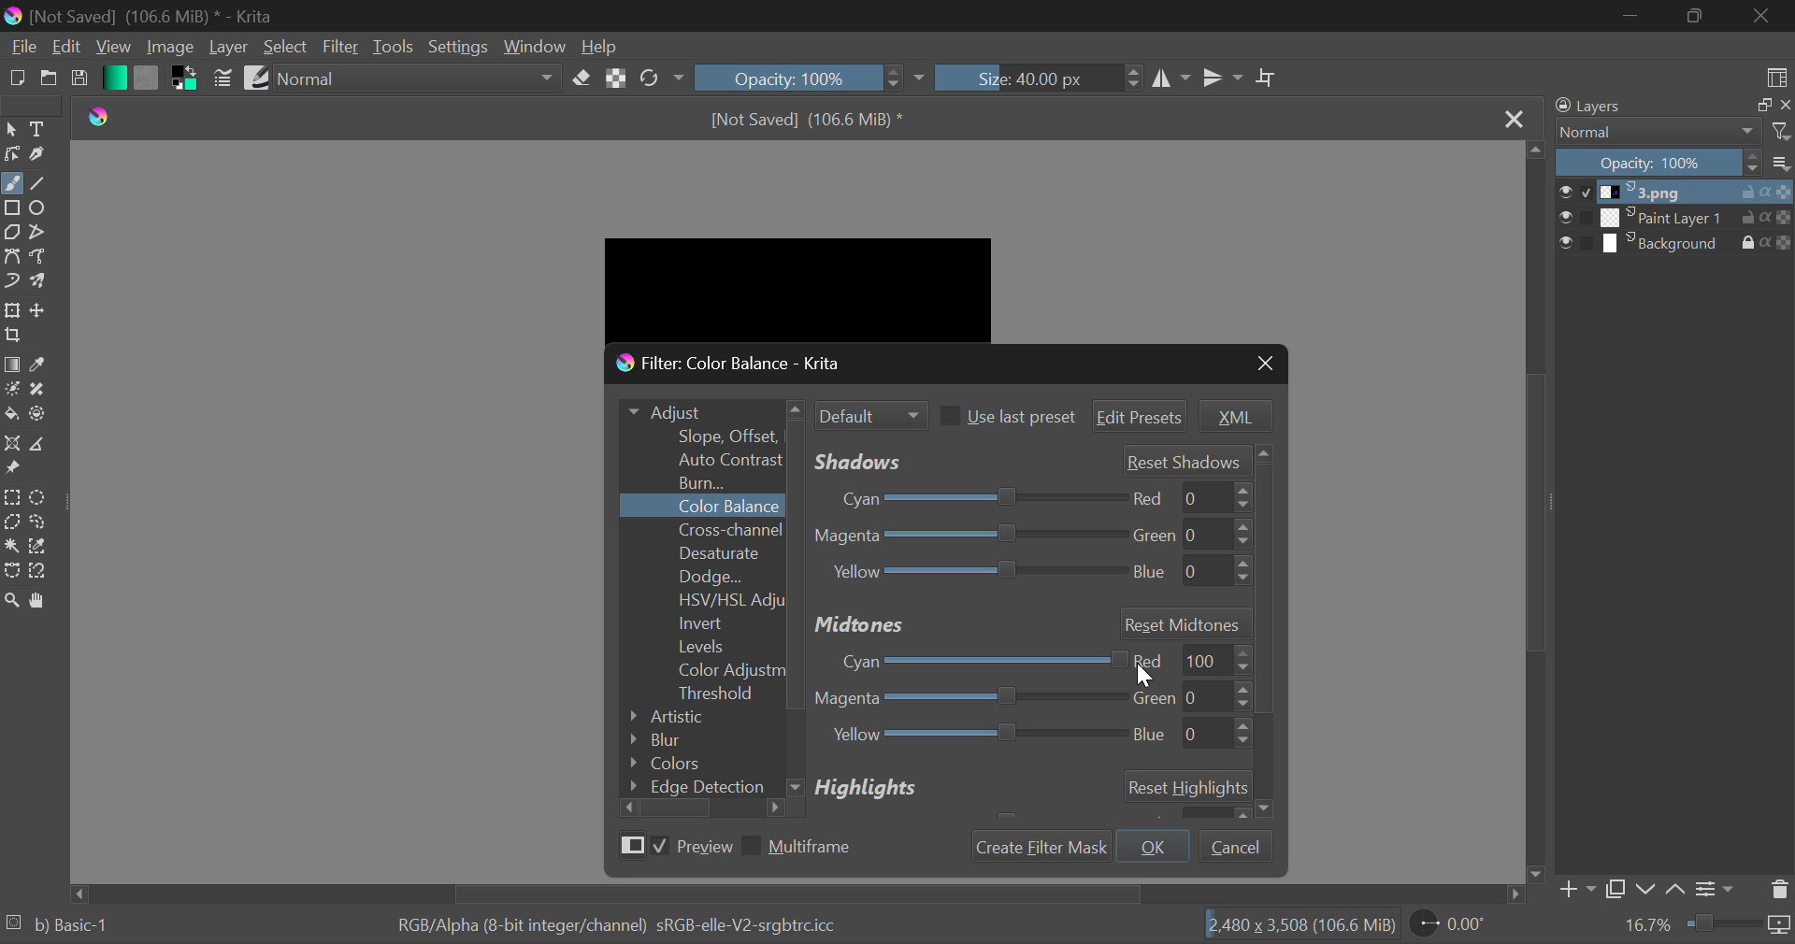  I want to click on Background, so click(1675, 246).